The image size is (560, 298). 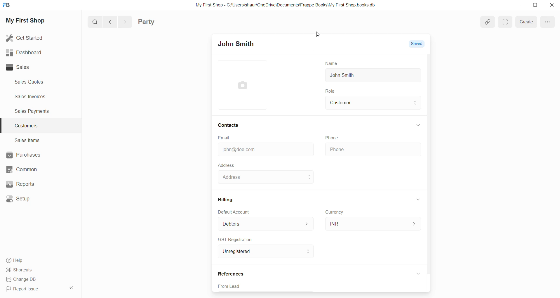 I want to click on Dashboard, so click(x=23, y=52).